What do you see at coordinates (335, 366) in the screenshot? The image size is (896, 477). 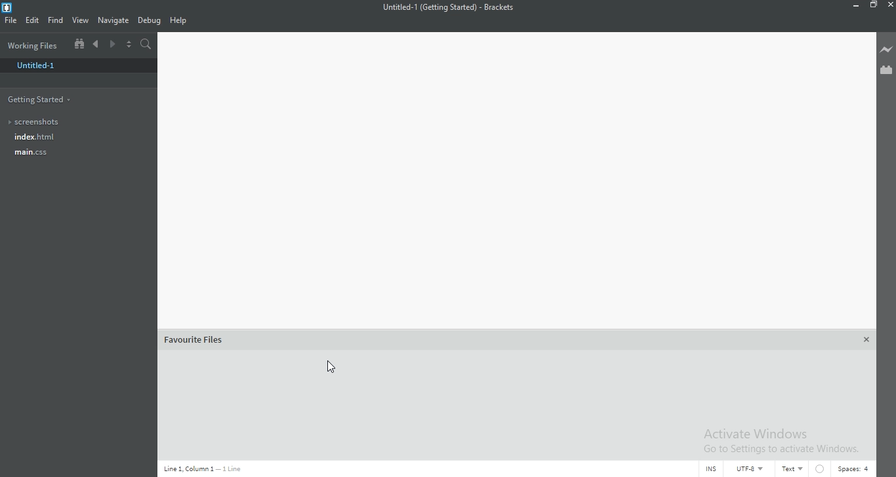 I see `cursor` at bounding box center [335, 366].